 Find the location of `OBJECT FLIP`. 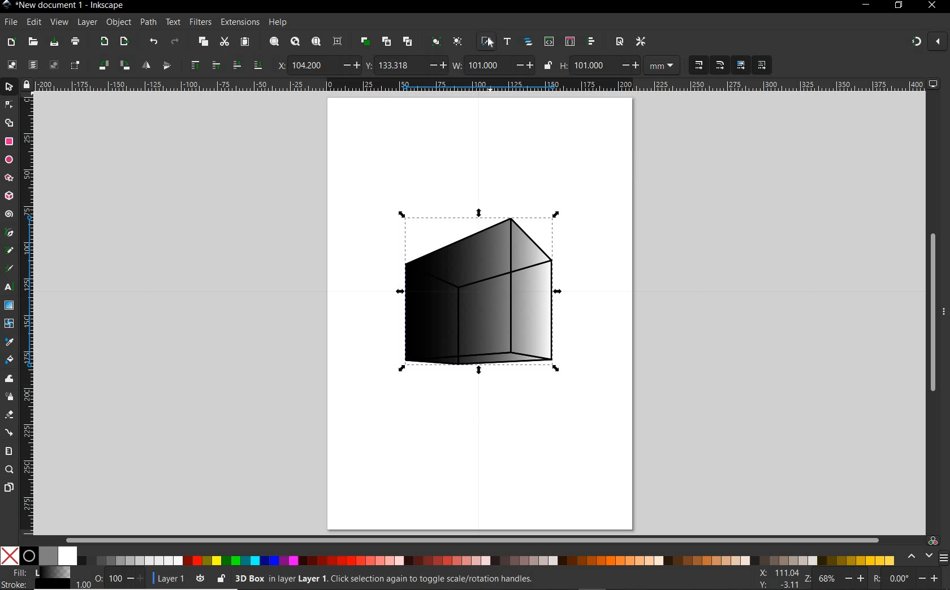

OBJECT FLIP is located at coordinates (148, 64).